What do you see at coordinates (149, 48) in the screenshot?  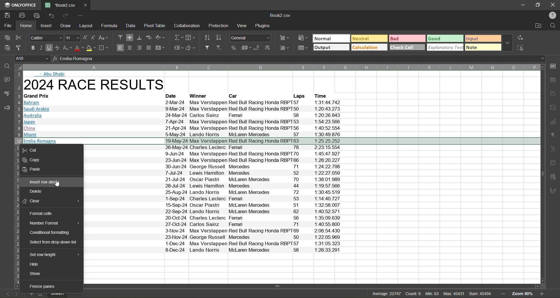 I see `justified` at bounding box center [149, 48].